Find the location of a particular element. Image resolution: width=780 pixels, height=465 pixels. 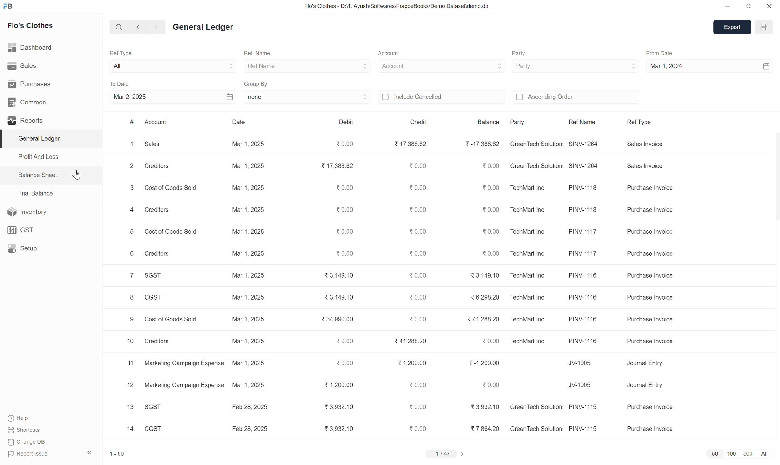

Inventory is located at coordinates (29, 212).